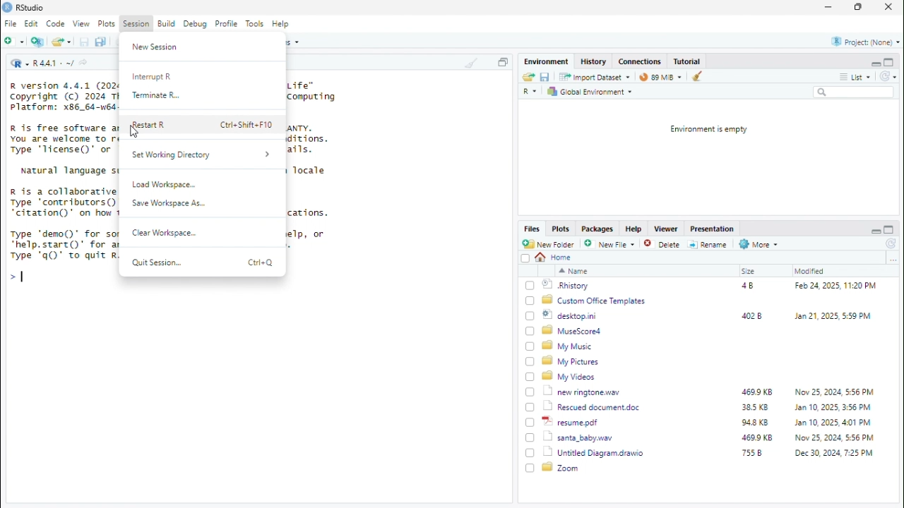 The height and width of the screenshot is (508, 904). What do you see at coordinates (667, 228) in the screenshot?
I see `Viewer` at bounding box center [667, 228].